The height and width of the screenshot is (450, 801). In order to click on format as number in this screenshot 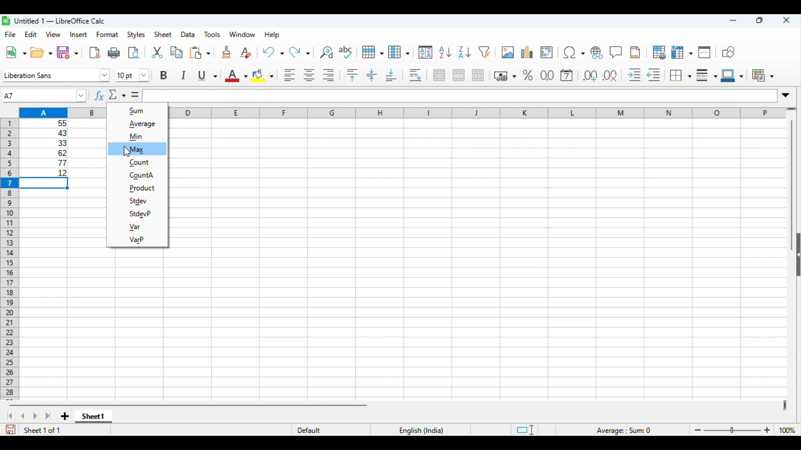, I will do `click(547, 76)`.